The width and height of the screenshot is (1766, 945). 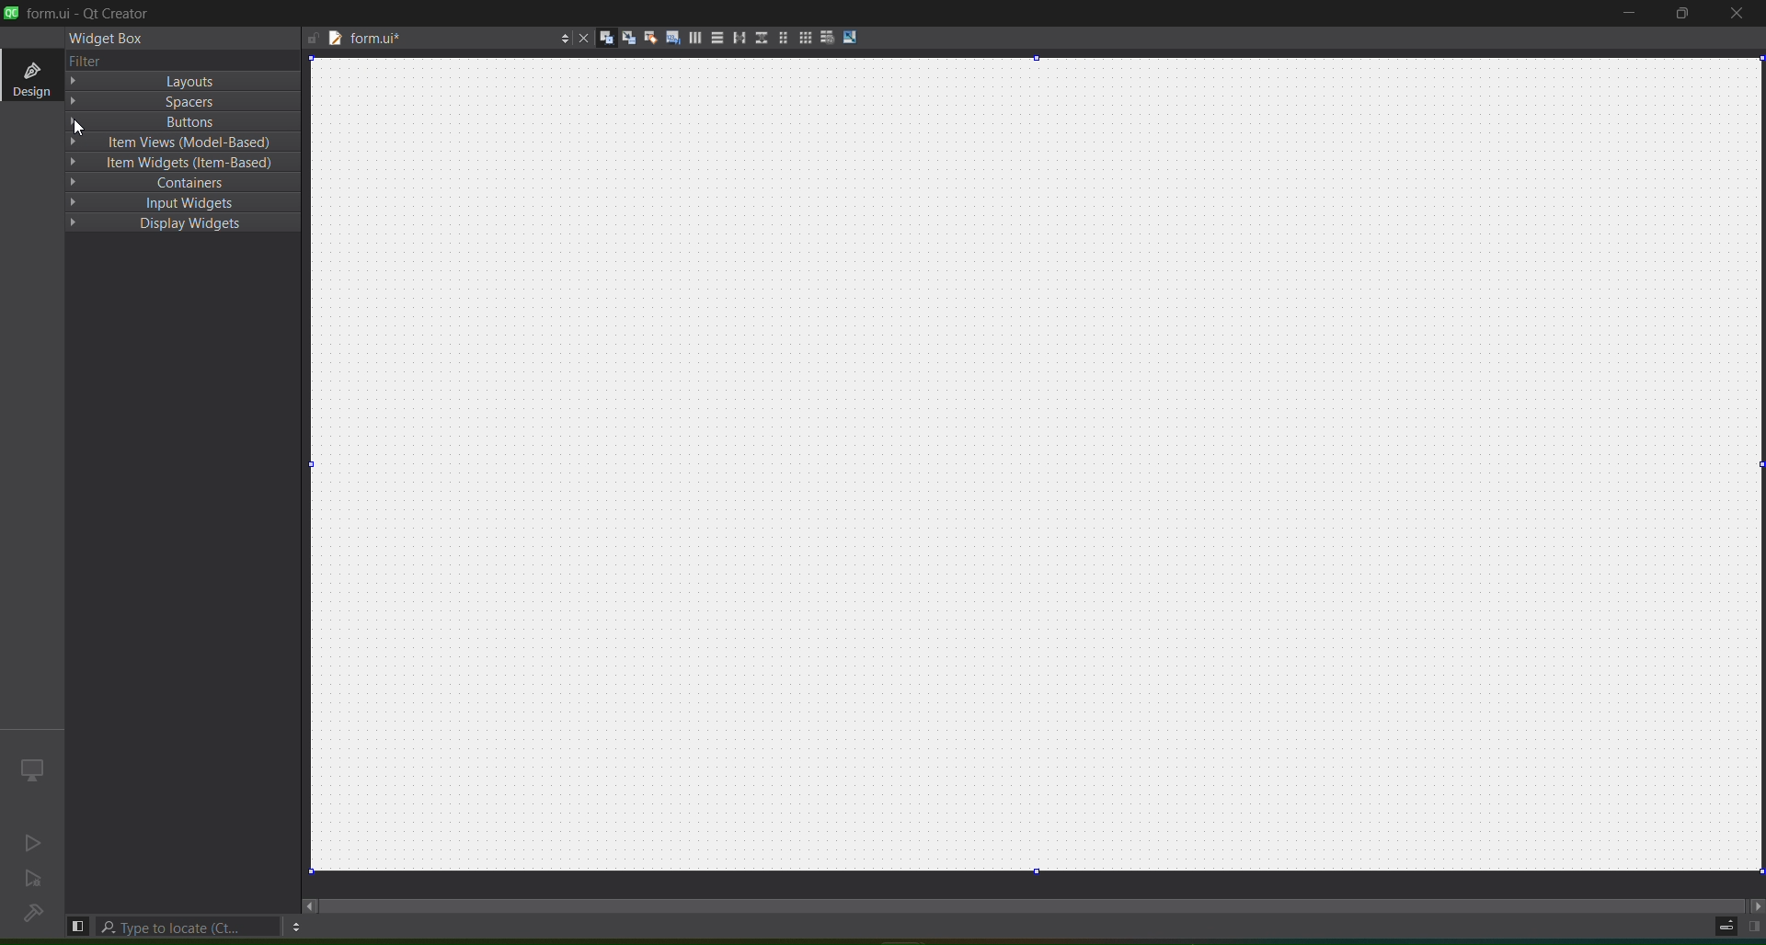 I want to click on Item Views, so click(x=184, y=141).